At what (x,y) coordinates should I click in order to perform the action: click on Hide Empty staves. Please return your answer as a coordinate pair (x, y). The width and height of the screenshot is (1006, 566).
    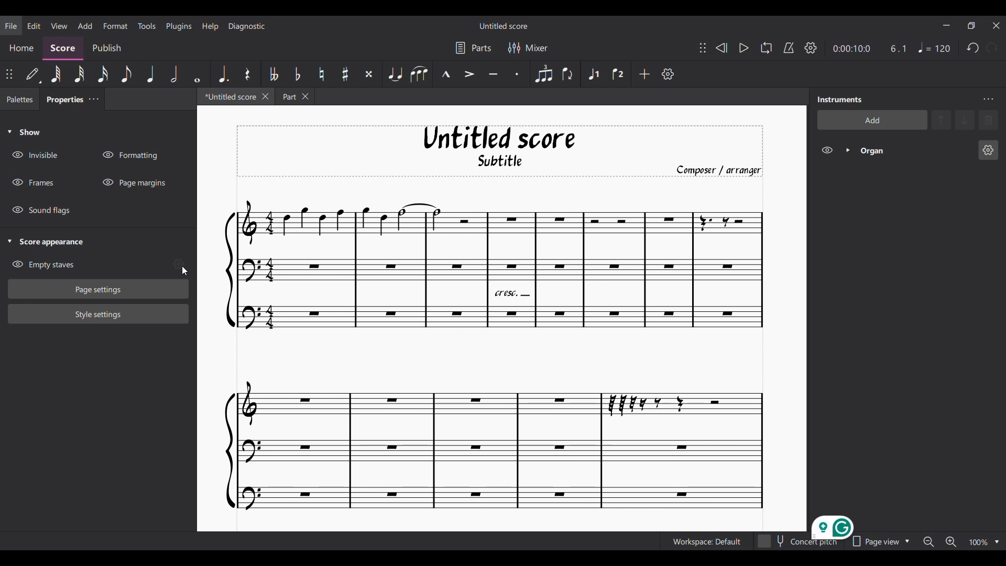
    Looking at the image, I should click on (43, 265).